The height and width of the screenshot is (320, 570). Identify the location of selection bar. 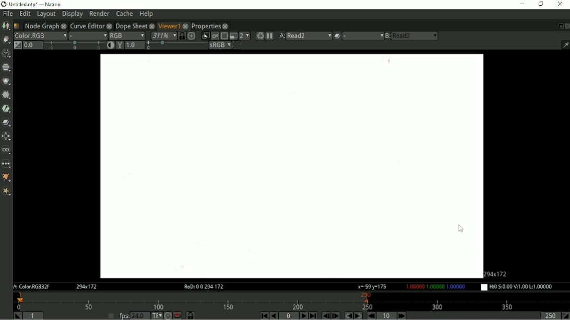
(74, 45).